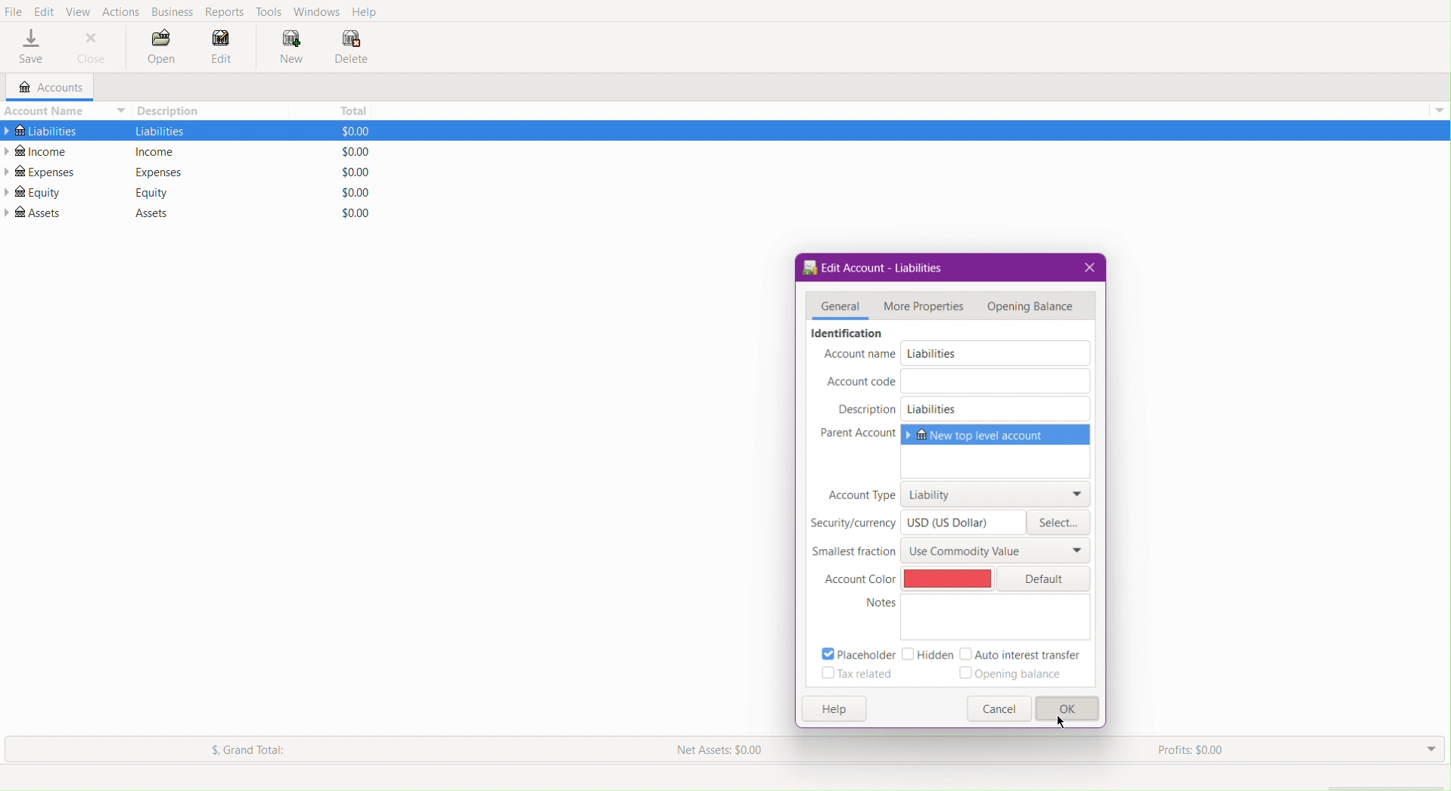 The width and height of the screenshot is (1451, 791). I want to click on Liabilities, so click(931, 352).